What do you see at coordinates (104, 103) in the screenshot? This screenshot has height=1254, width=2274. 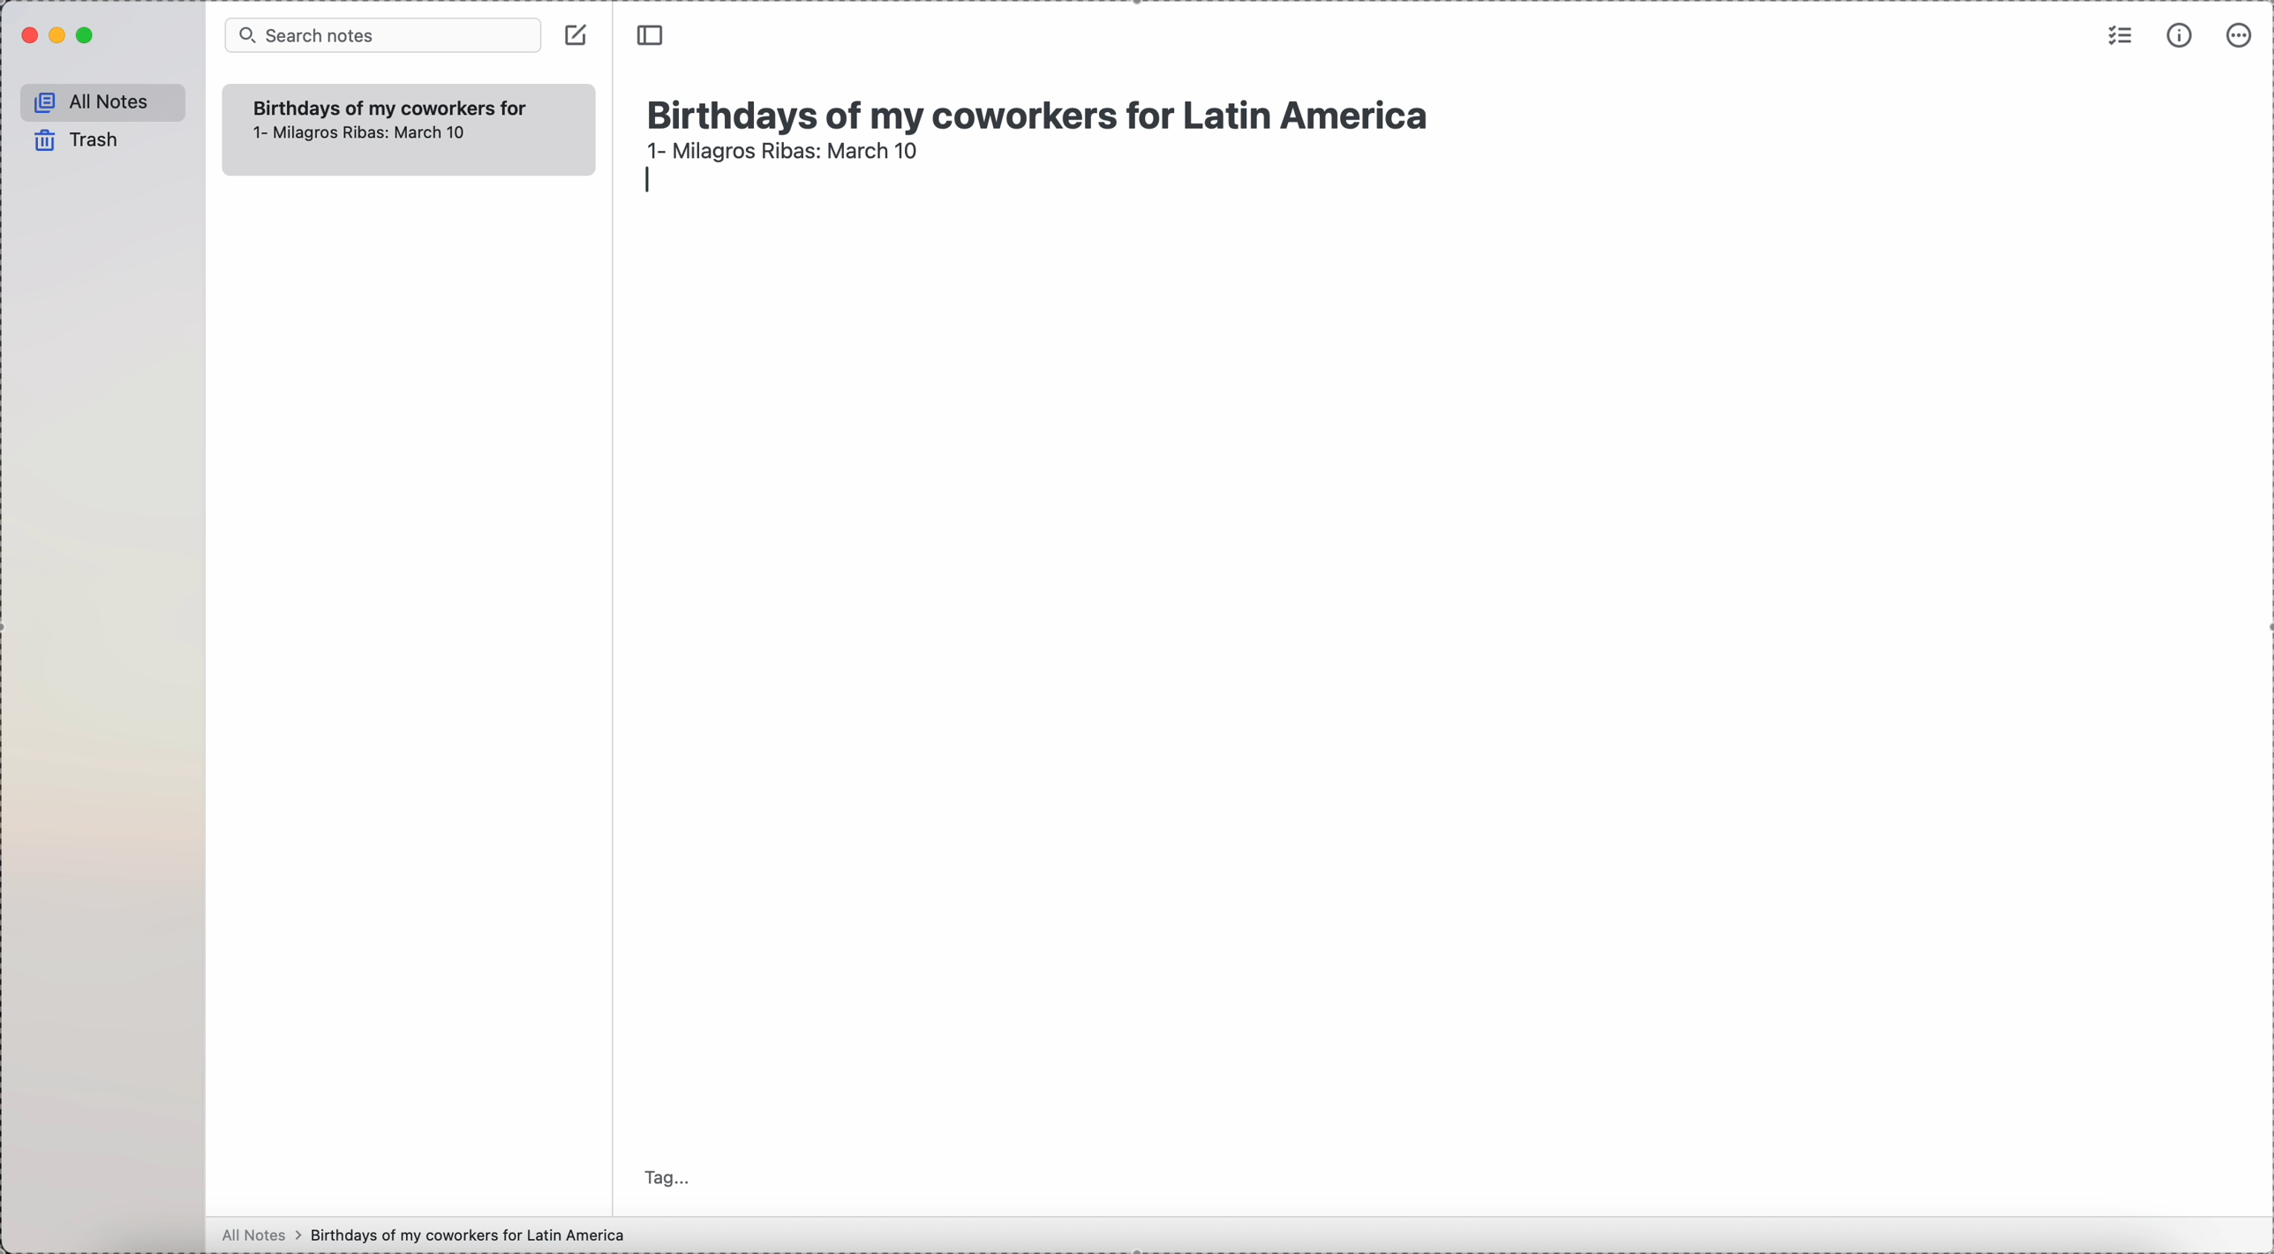 I see `all notes` at bounding box center [104, 103].